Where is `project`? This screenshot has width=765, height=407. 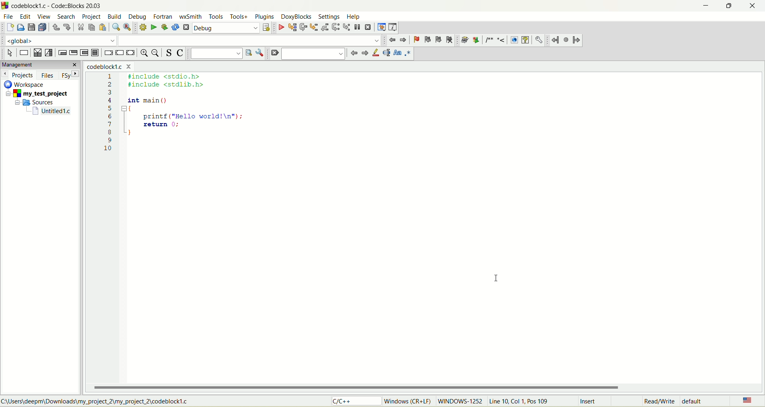
project is located at coordinates (39, 94).